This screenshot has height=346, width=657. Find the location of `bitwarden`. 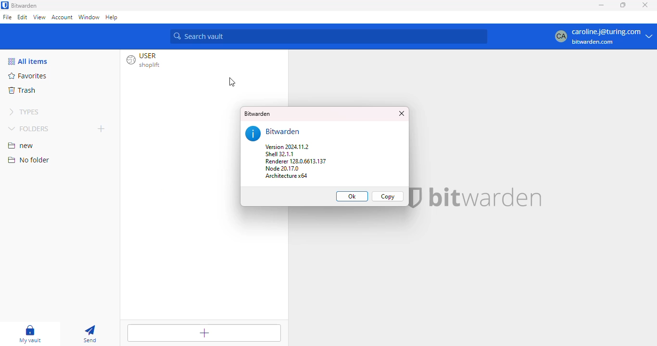

bitwarden is located at coordinates (25, 5).